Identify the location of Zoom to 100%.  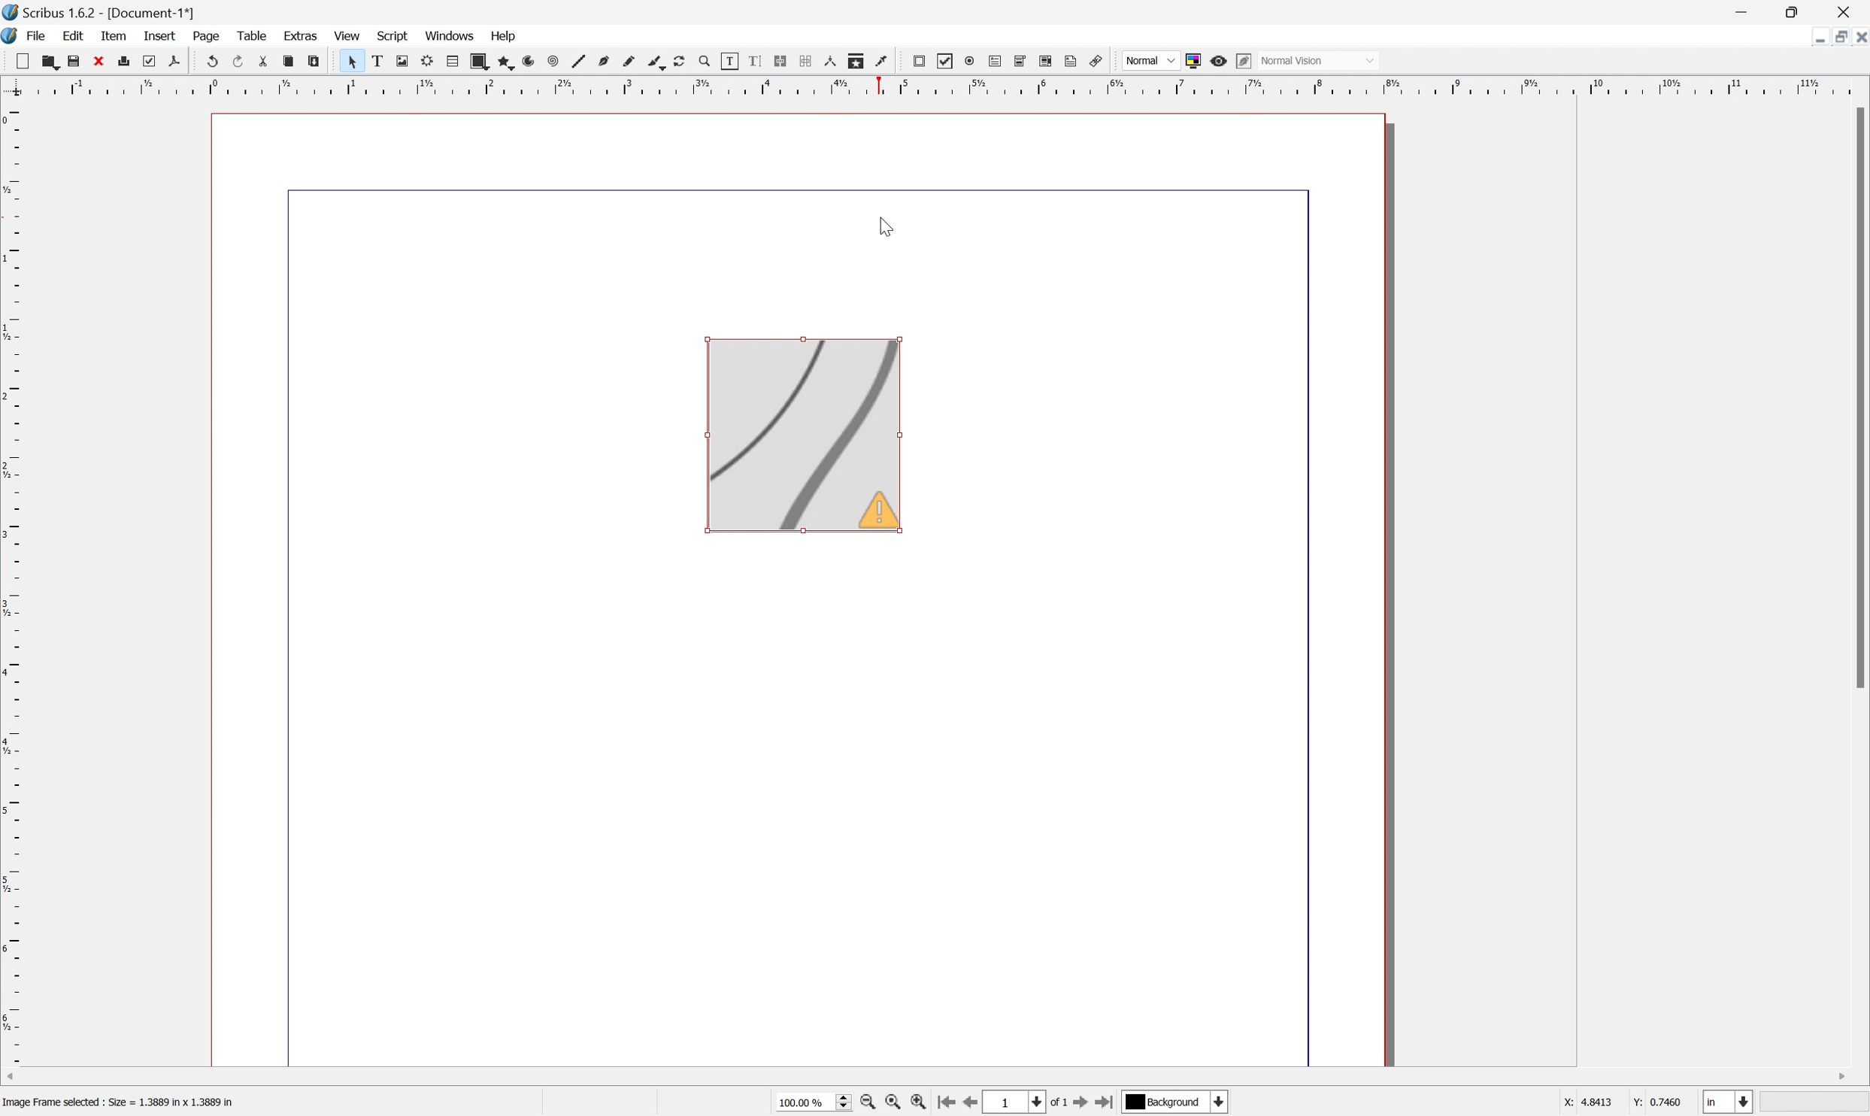
(893, 1103).